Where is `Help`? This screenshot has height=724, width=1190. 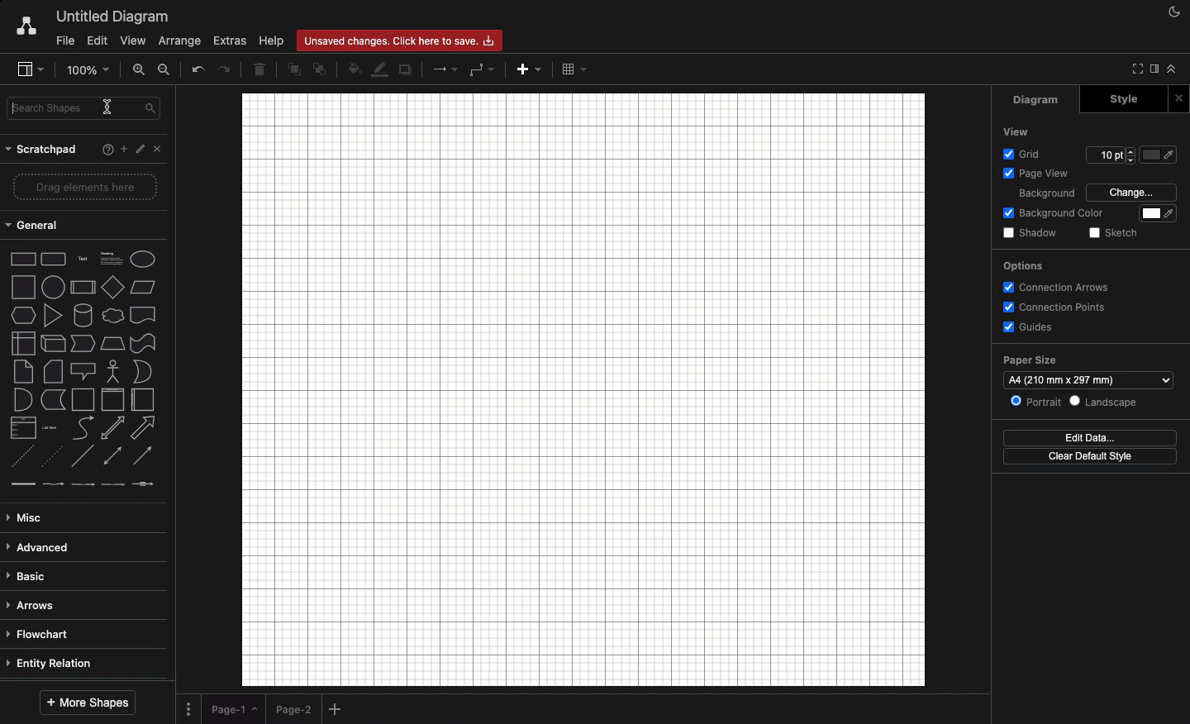
Help is located at coordinates (104, 150).